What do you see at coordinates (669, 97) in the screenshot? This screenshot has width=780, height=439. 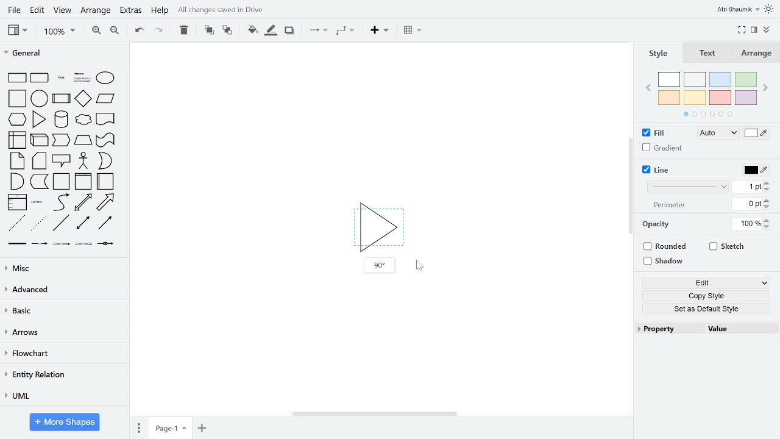 I see `orange` at bounding box center [669, 97].